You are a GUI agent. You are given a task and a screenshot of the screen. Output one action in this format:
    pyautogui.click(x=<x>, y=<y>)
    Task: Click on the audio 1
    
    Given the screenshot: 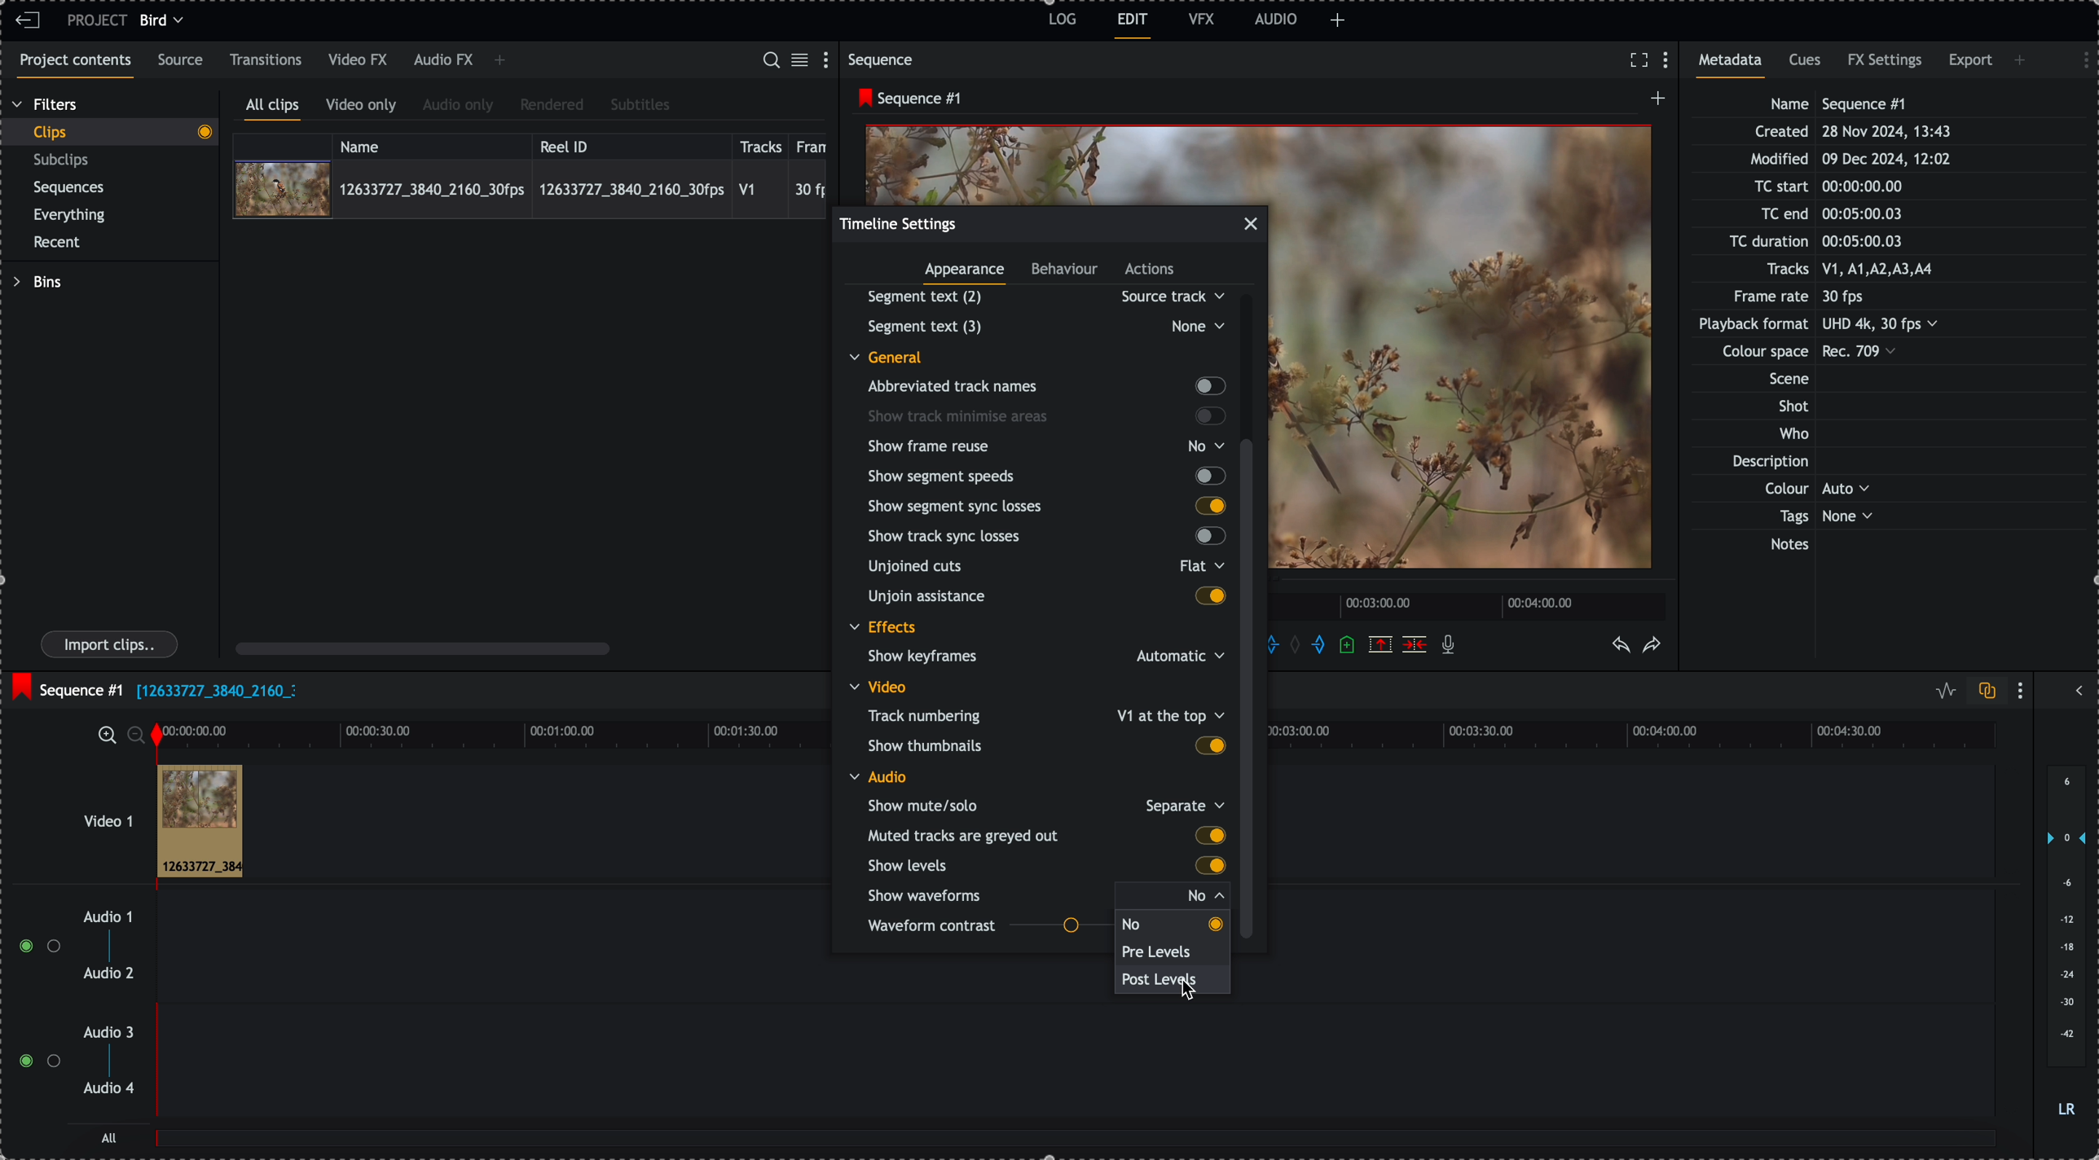 What is the action you would take?
    pyautogui.click(x=102, y=918)
    